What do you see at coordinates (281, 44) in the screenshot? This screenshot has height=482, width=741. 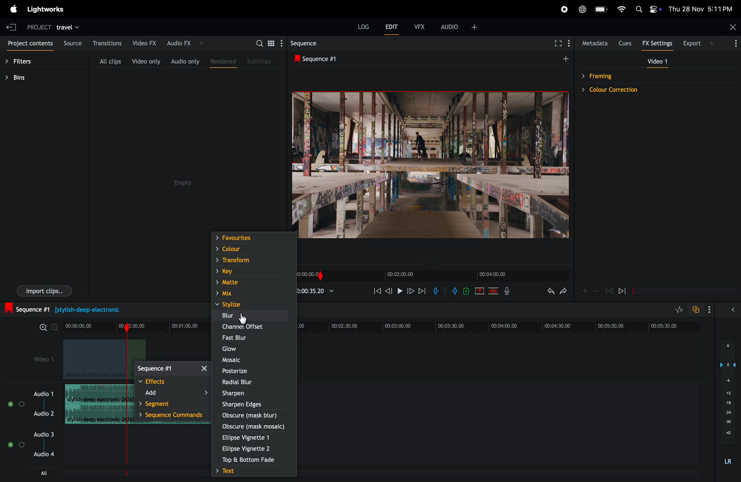 I see `show settings menu` at bounding box center [281, 44].